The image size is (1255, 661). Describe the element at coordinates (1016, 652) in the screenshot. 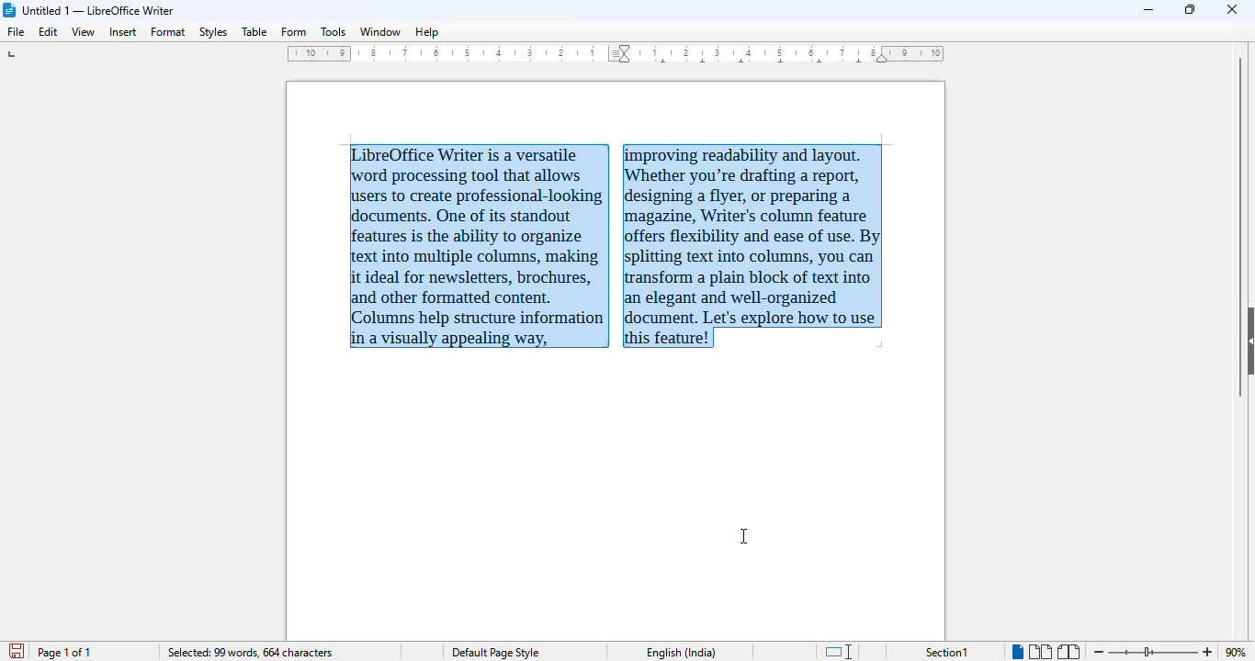

I see `single-page view` at that location.